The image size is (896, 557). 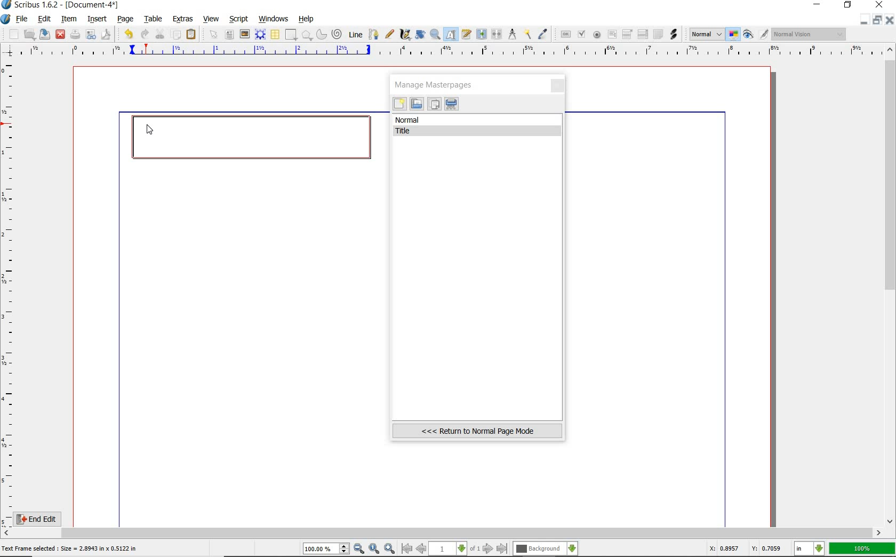 What do you see at coordinates (437, 84) in the screenshot?
I see `manage masterpages` at bounding box center [437, 84].